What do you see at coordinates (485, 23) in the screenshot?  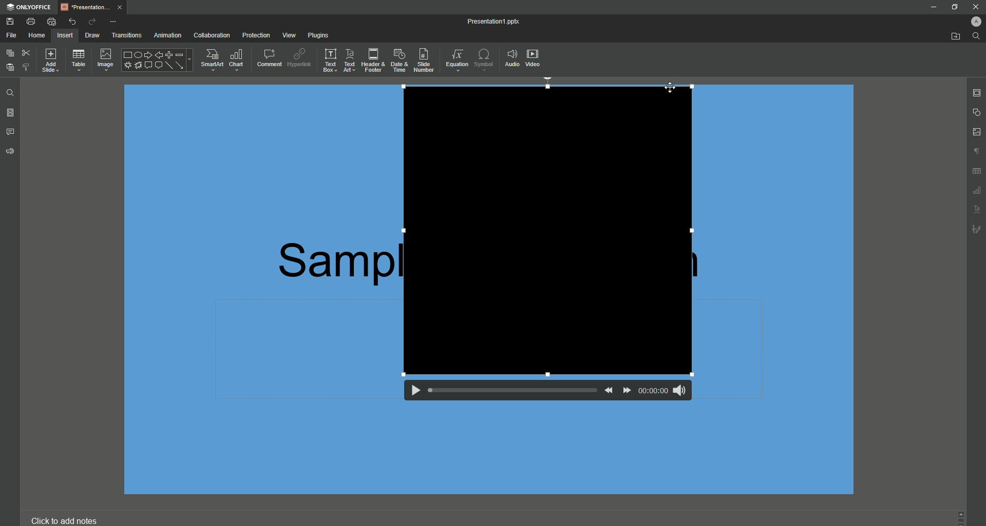 I see `Presentation1` at bounding box center [485, 23].